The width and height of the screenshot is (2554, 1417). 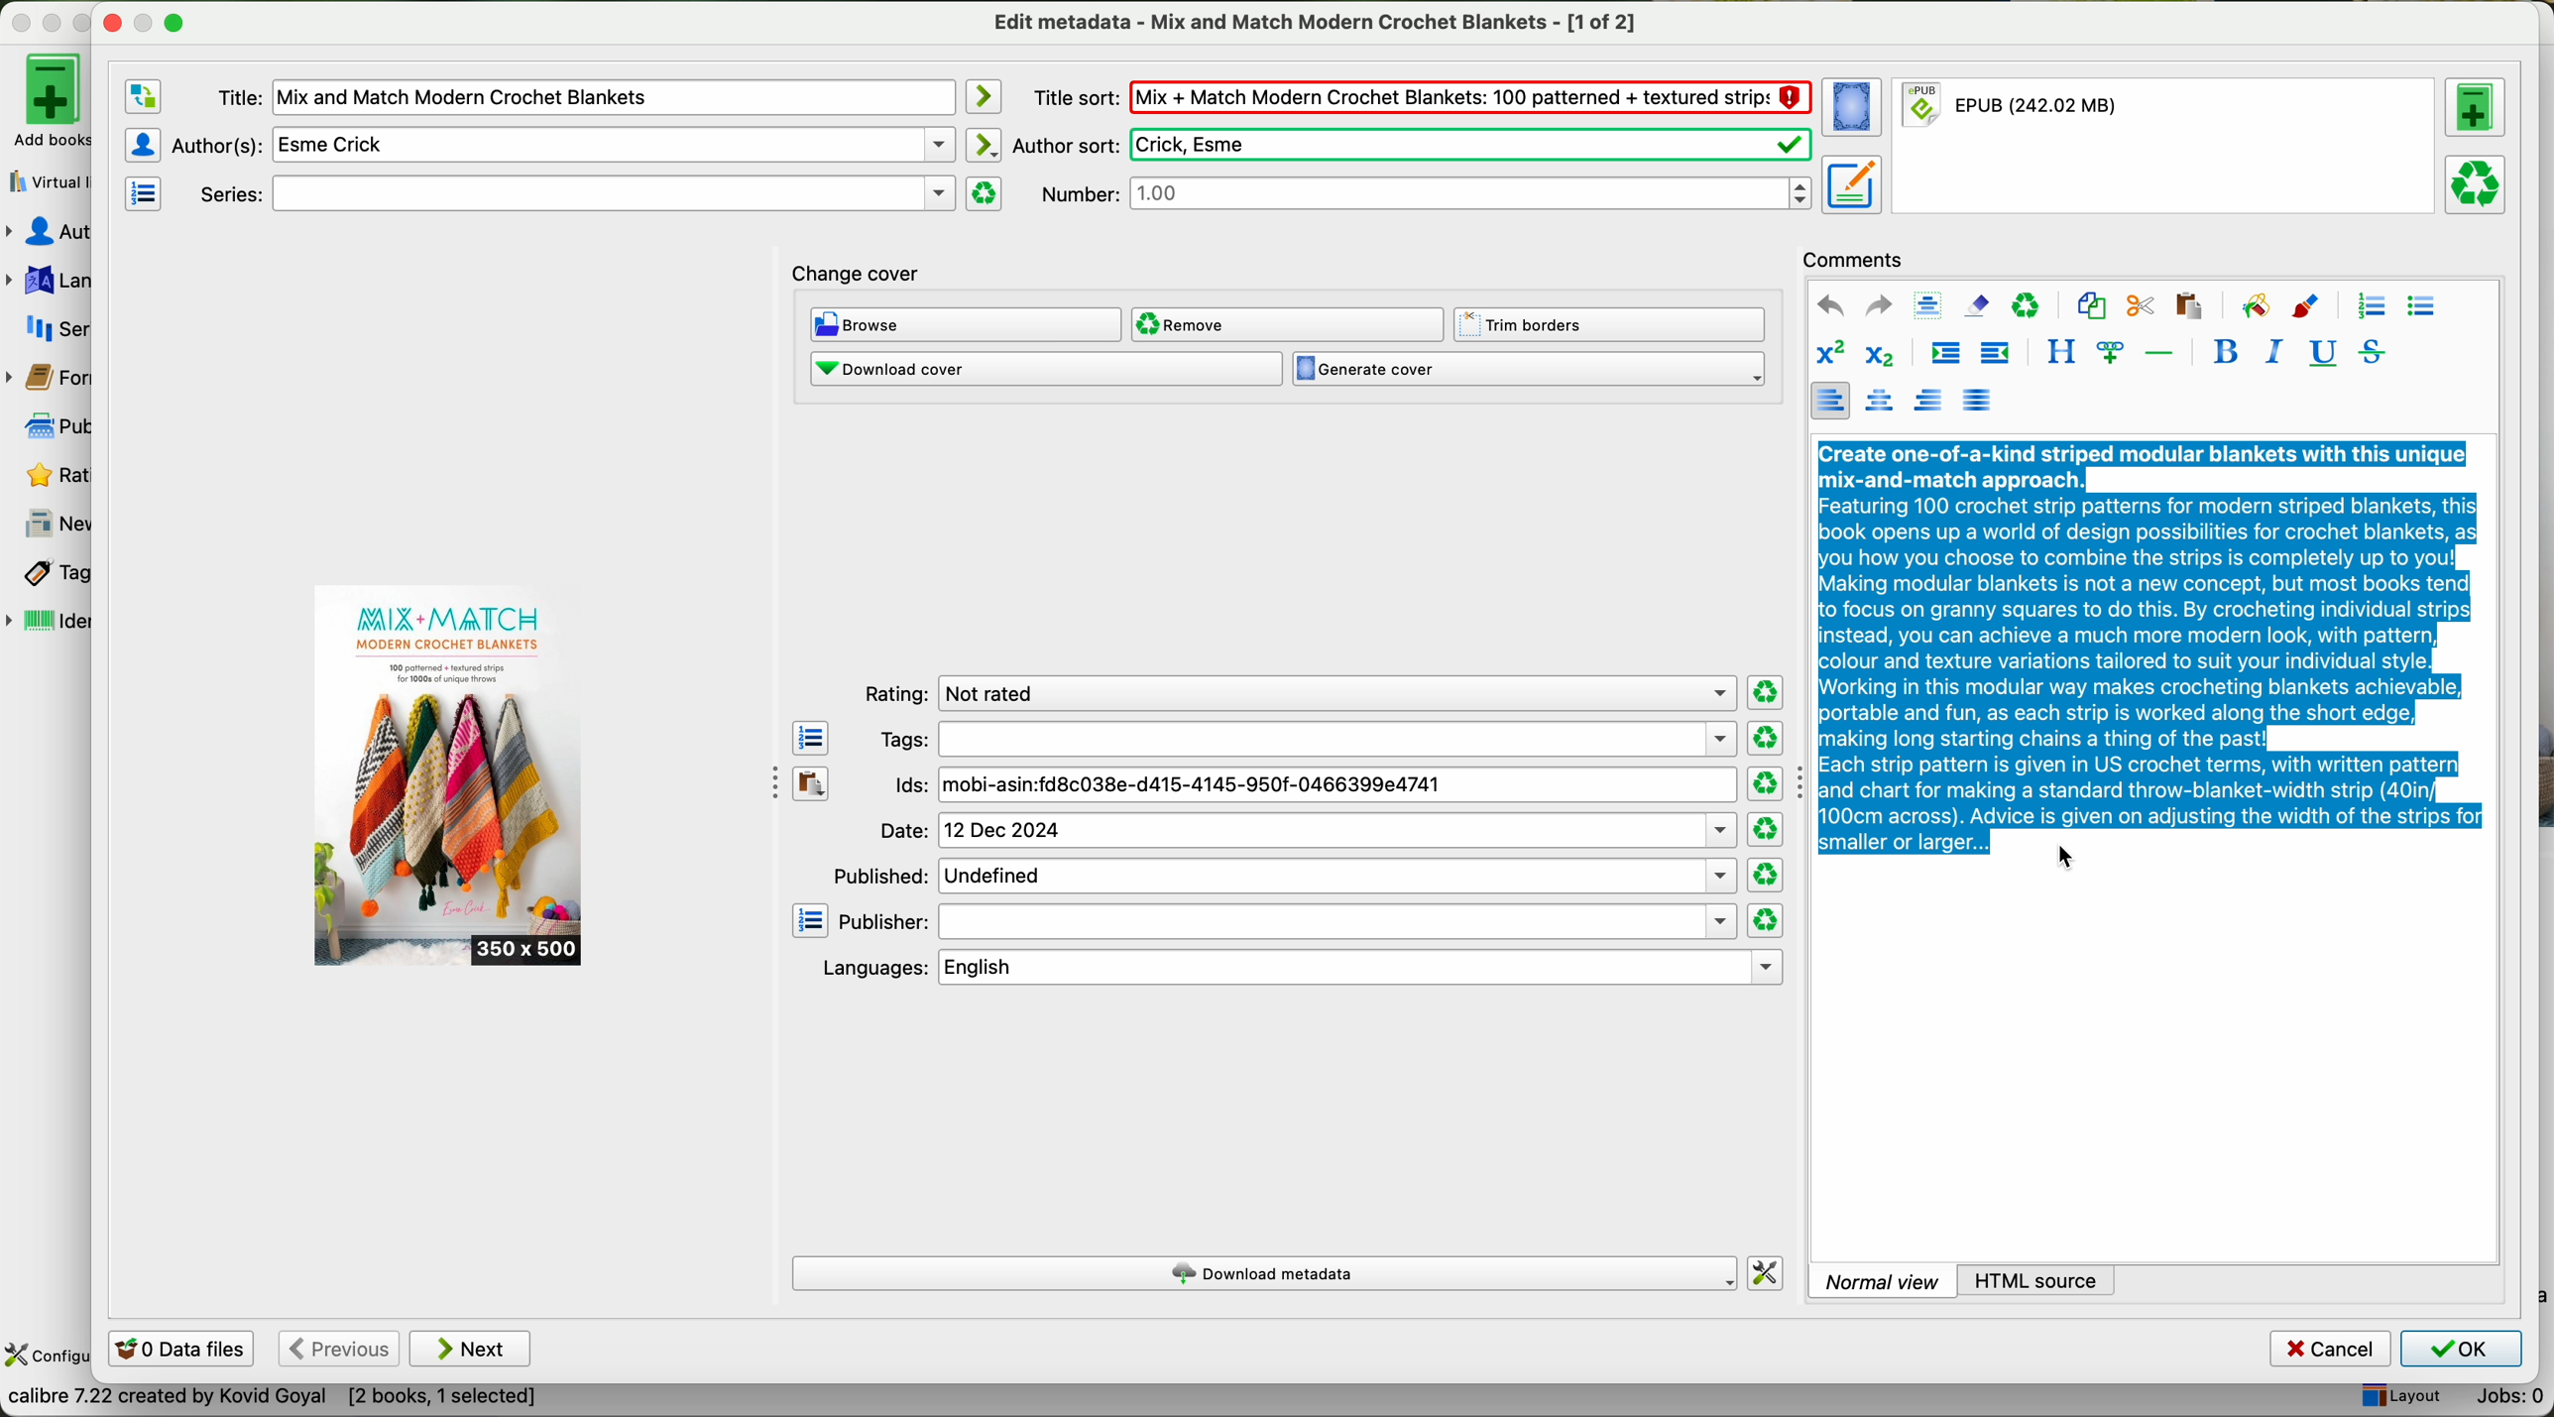 I want to click on news, so click(x=50, y=525).